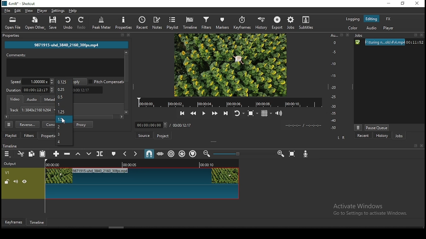  Describe the element at coordinates (422, 146) in the screenshot. I see `close` at that location.